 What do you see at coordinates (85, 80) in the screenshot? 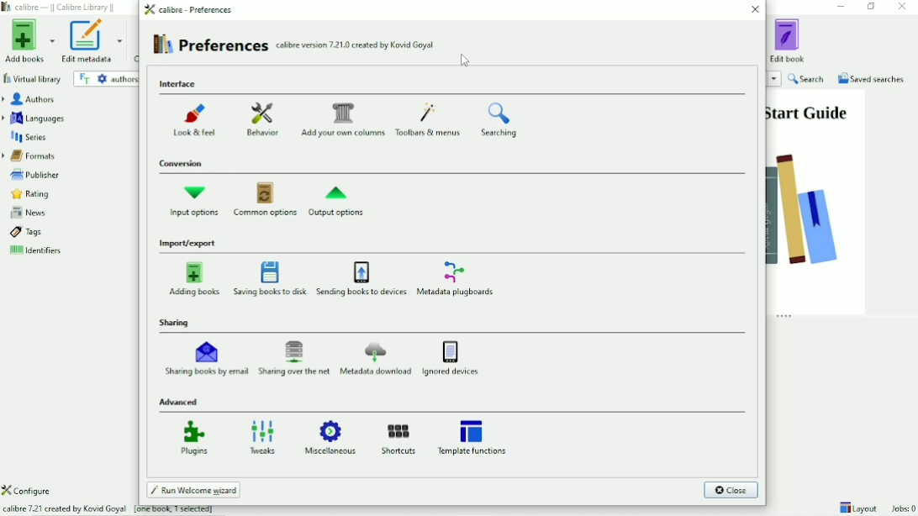
I see `full text search` at bounding box center [85, 80].